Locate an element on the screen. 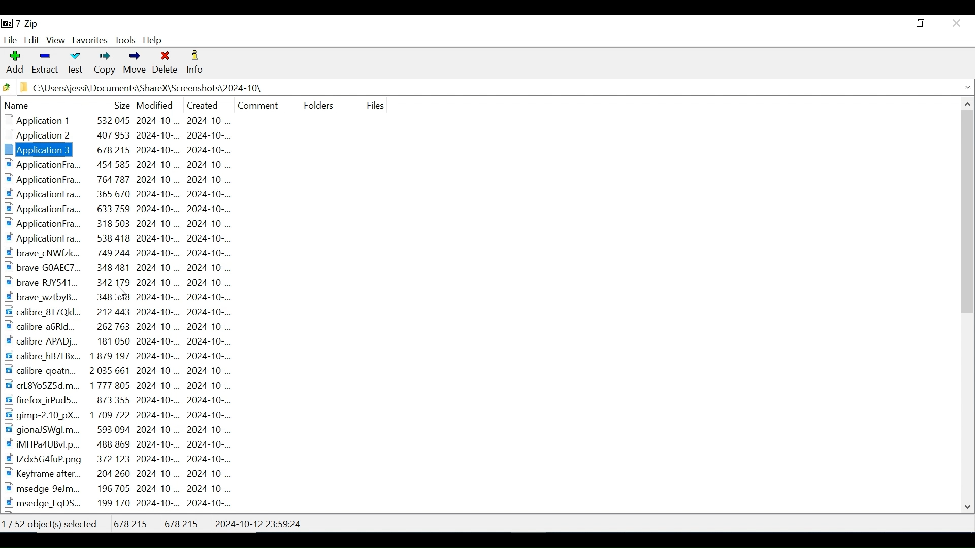 This screenshot has width=975, height=548. File is located at coordinates (10, 39).